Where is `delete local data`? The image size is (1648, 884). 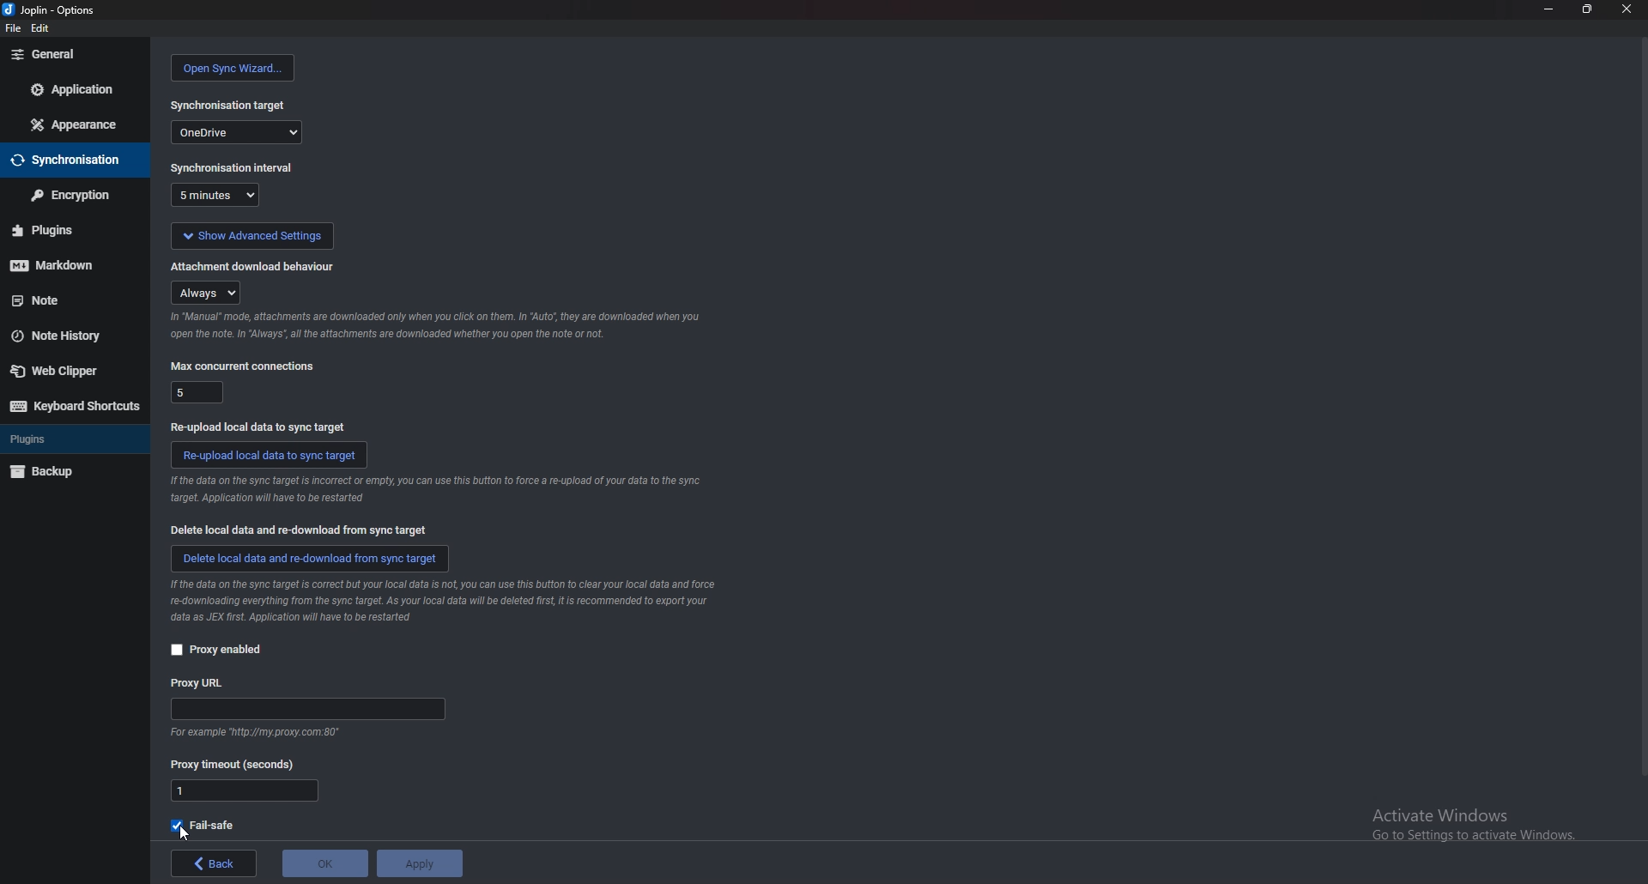 delete local data is located at coordinates (304, 530).